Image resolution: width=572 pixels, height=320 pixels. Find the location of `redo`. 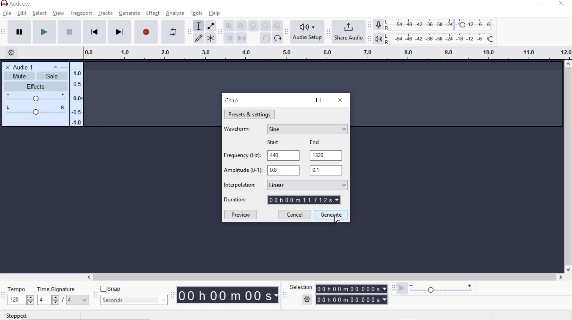

redo is located at coordinates (277, 38).